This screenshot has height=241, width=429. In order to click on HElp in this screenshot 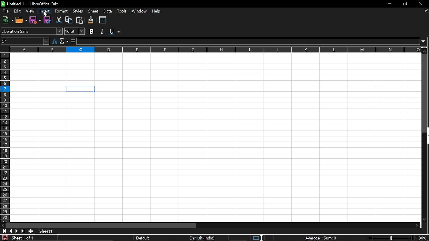, I will do `click(158, 12)`.